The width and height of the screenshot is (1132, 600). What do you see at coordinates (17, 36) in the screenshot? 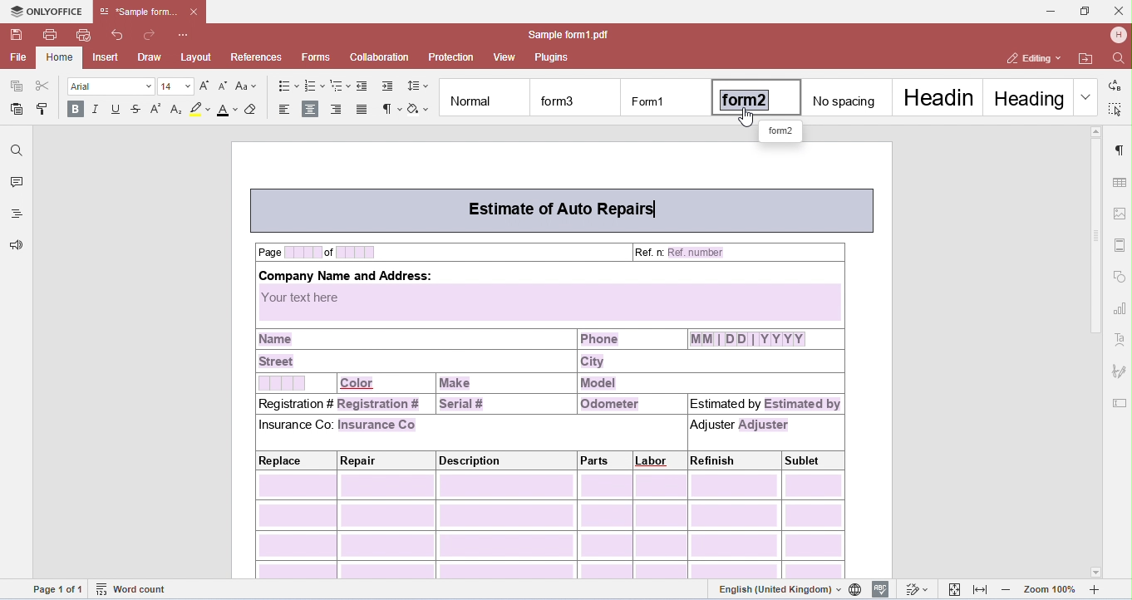
I see `save` at bounding box center [17, 36].